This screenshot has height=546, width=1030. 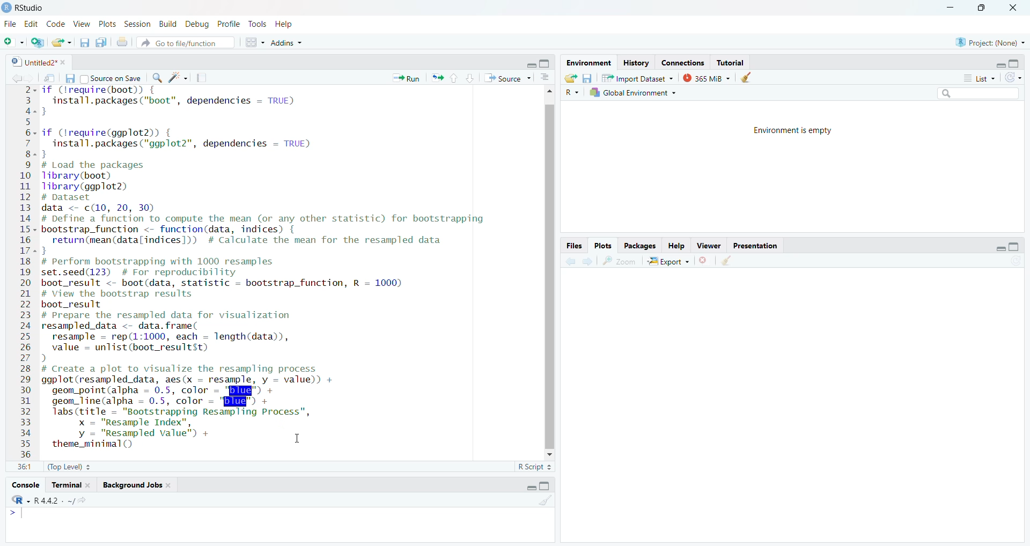 What do you see at coordinates (21, 517) in the screenshot?
I see `typing cursor` at bounding box center [21, 517].